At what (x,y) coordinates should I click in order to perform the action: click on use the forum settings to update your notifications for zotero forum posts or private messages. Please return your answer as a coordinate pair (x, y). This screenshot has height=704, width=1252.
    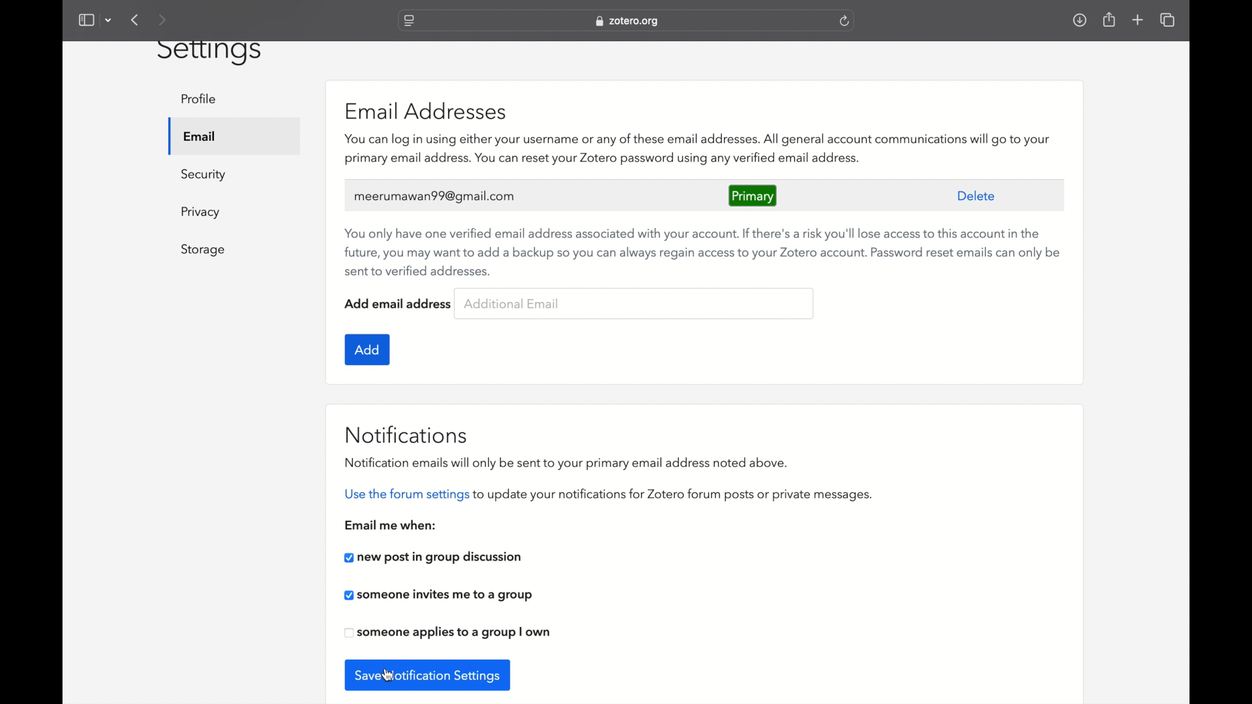
    Looking at the image, I should click on (605, 494).